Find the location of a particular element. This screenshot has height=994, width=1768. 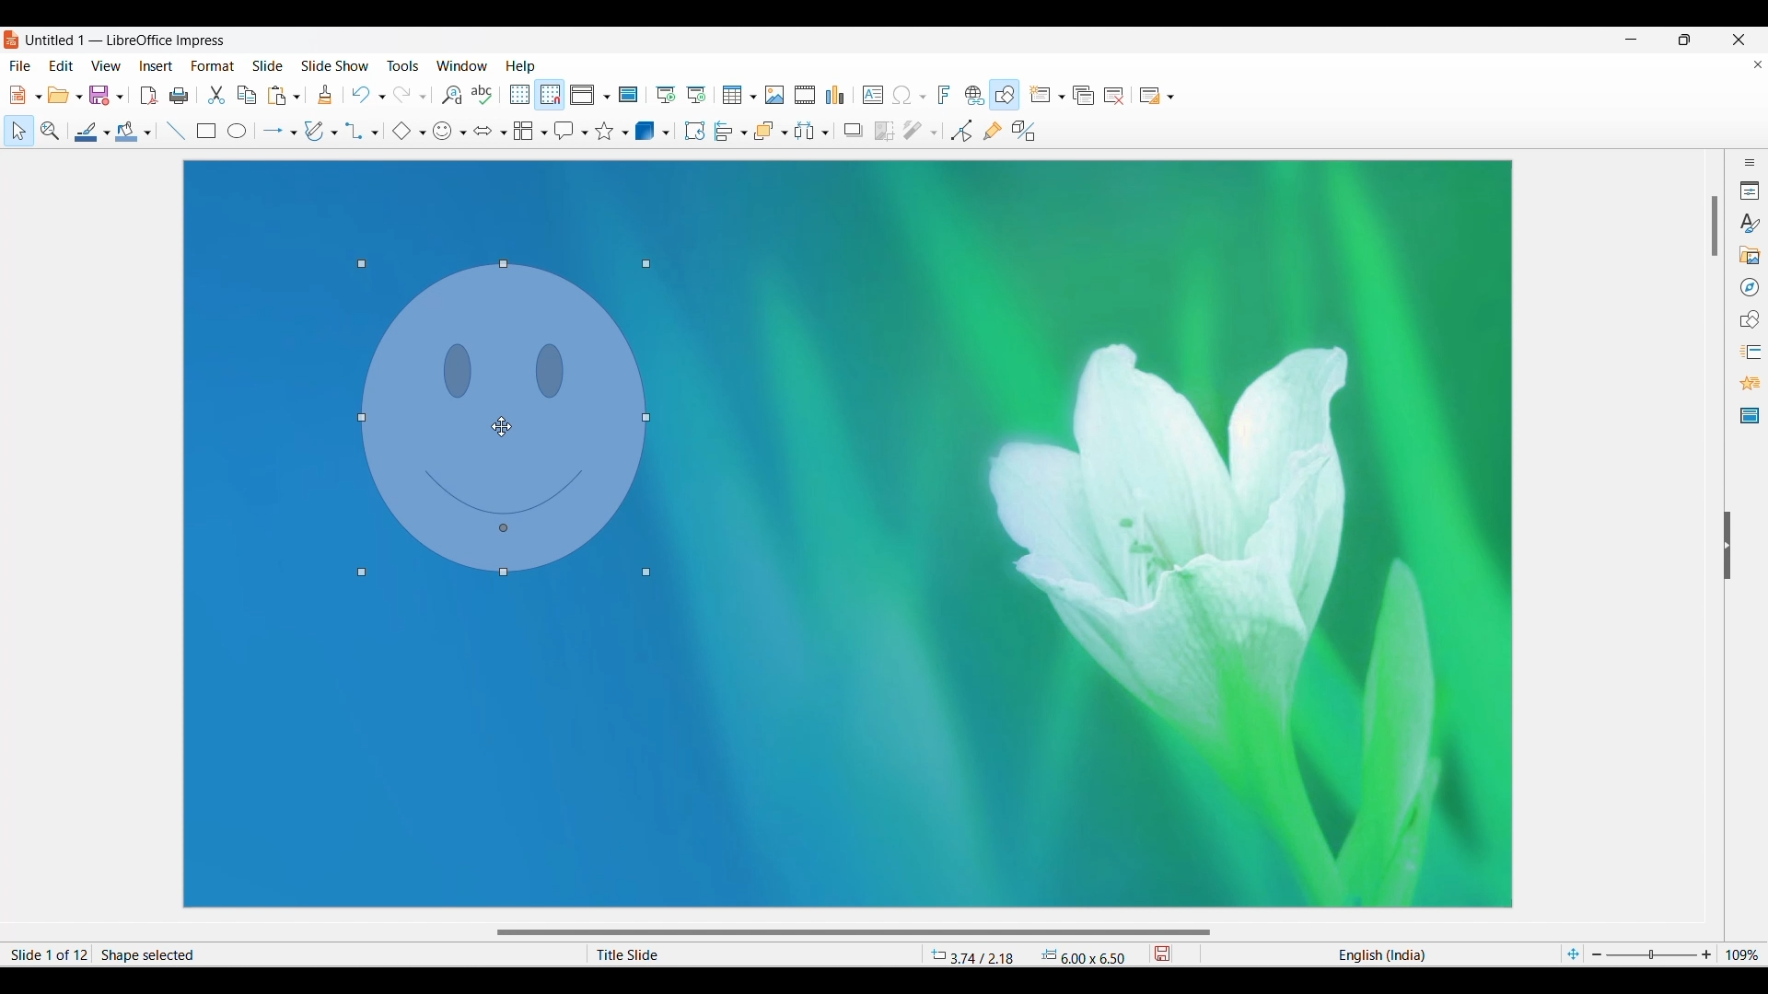

Cut is located at coordinates (216, 95).